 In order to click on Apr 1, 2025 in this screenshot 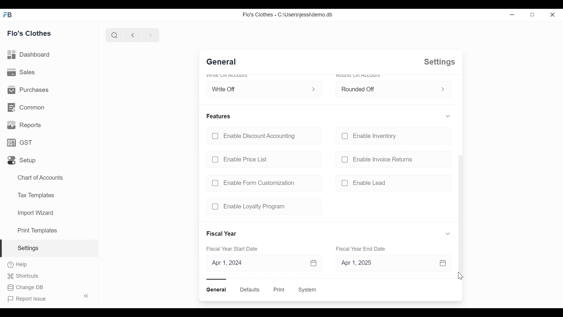, I will do `click(389, 264)`.